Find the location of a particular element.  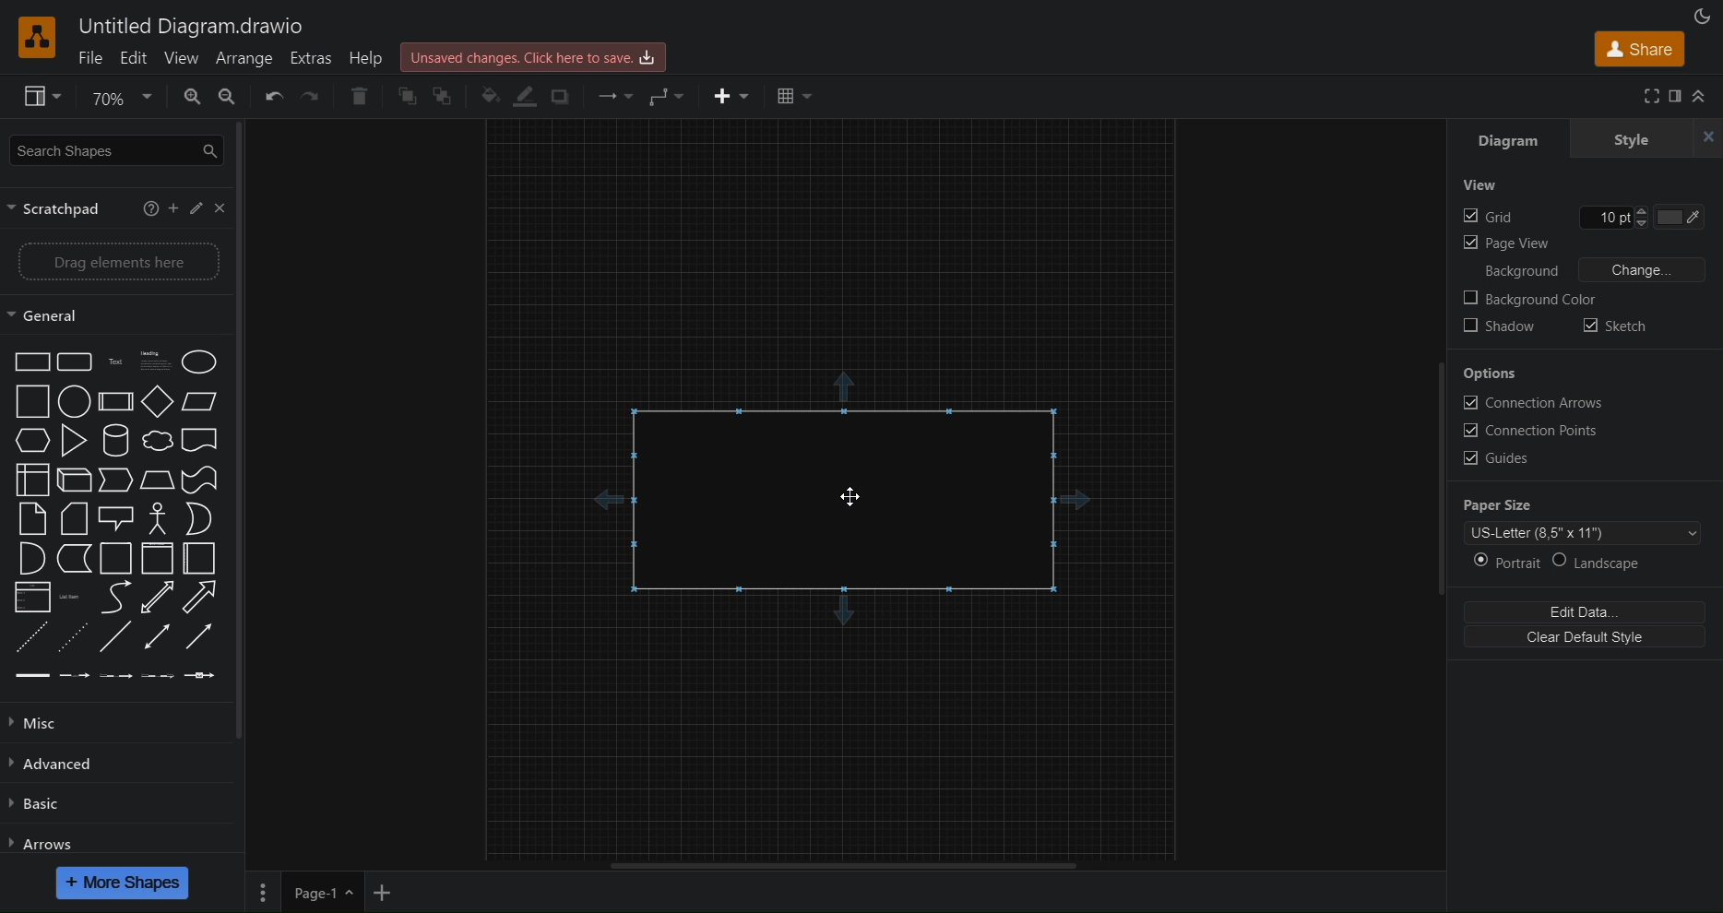

View is located at coordinates (33, 98).